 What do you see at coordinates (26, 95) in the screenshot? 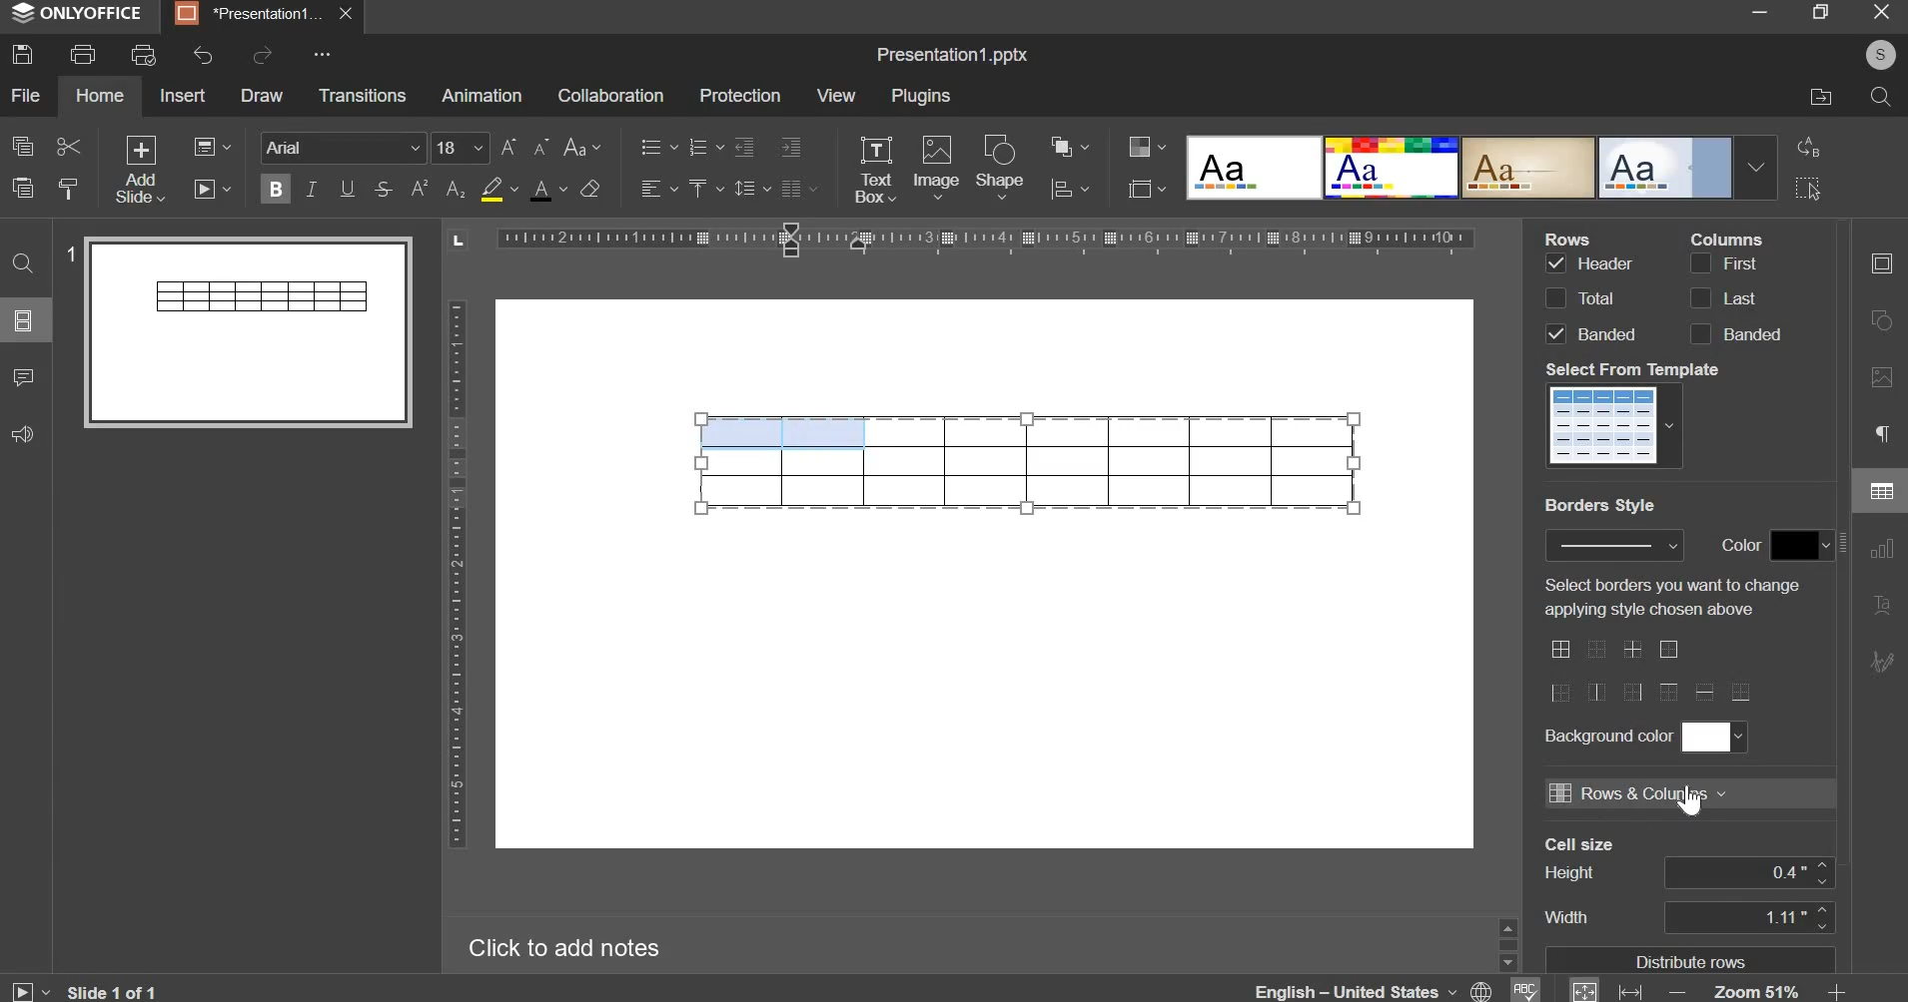
I see `file` at bounding box center [26, 95].